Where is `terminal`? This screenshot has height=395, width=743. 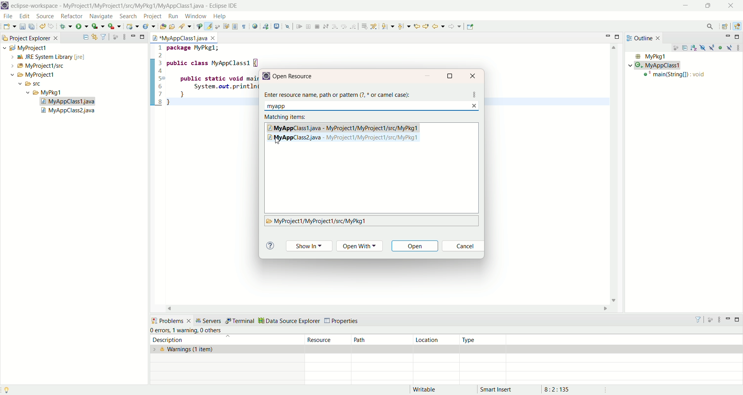
terminal is located at coordinates (240, 321).